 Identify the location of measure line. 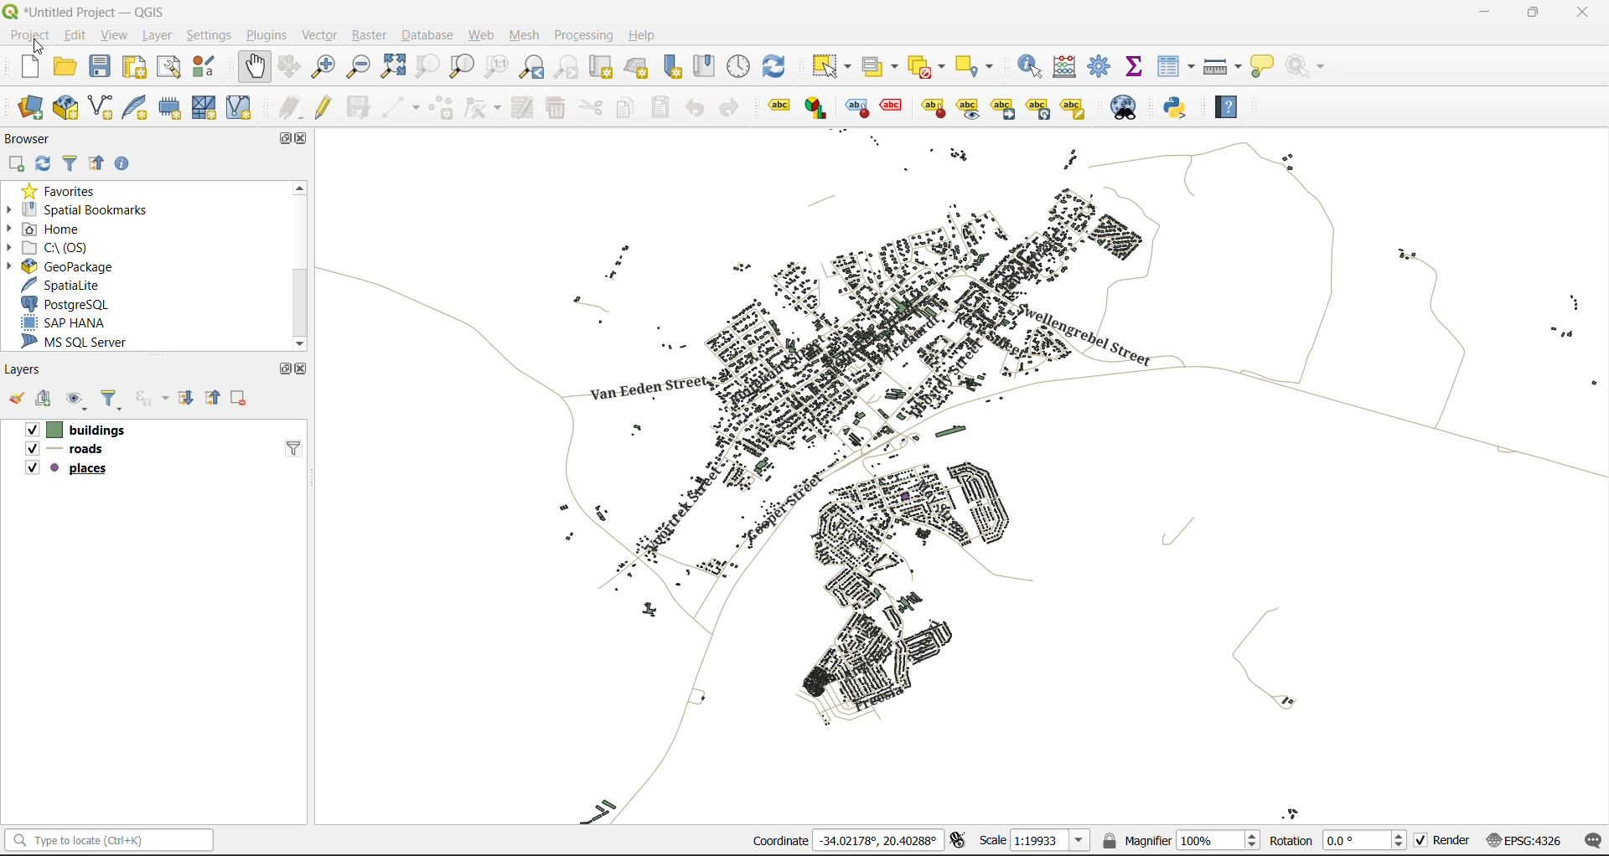
(1223, 65).